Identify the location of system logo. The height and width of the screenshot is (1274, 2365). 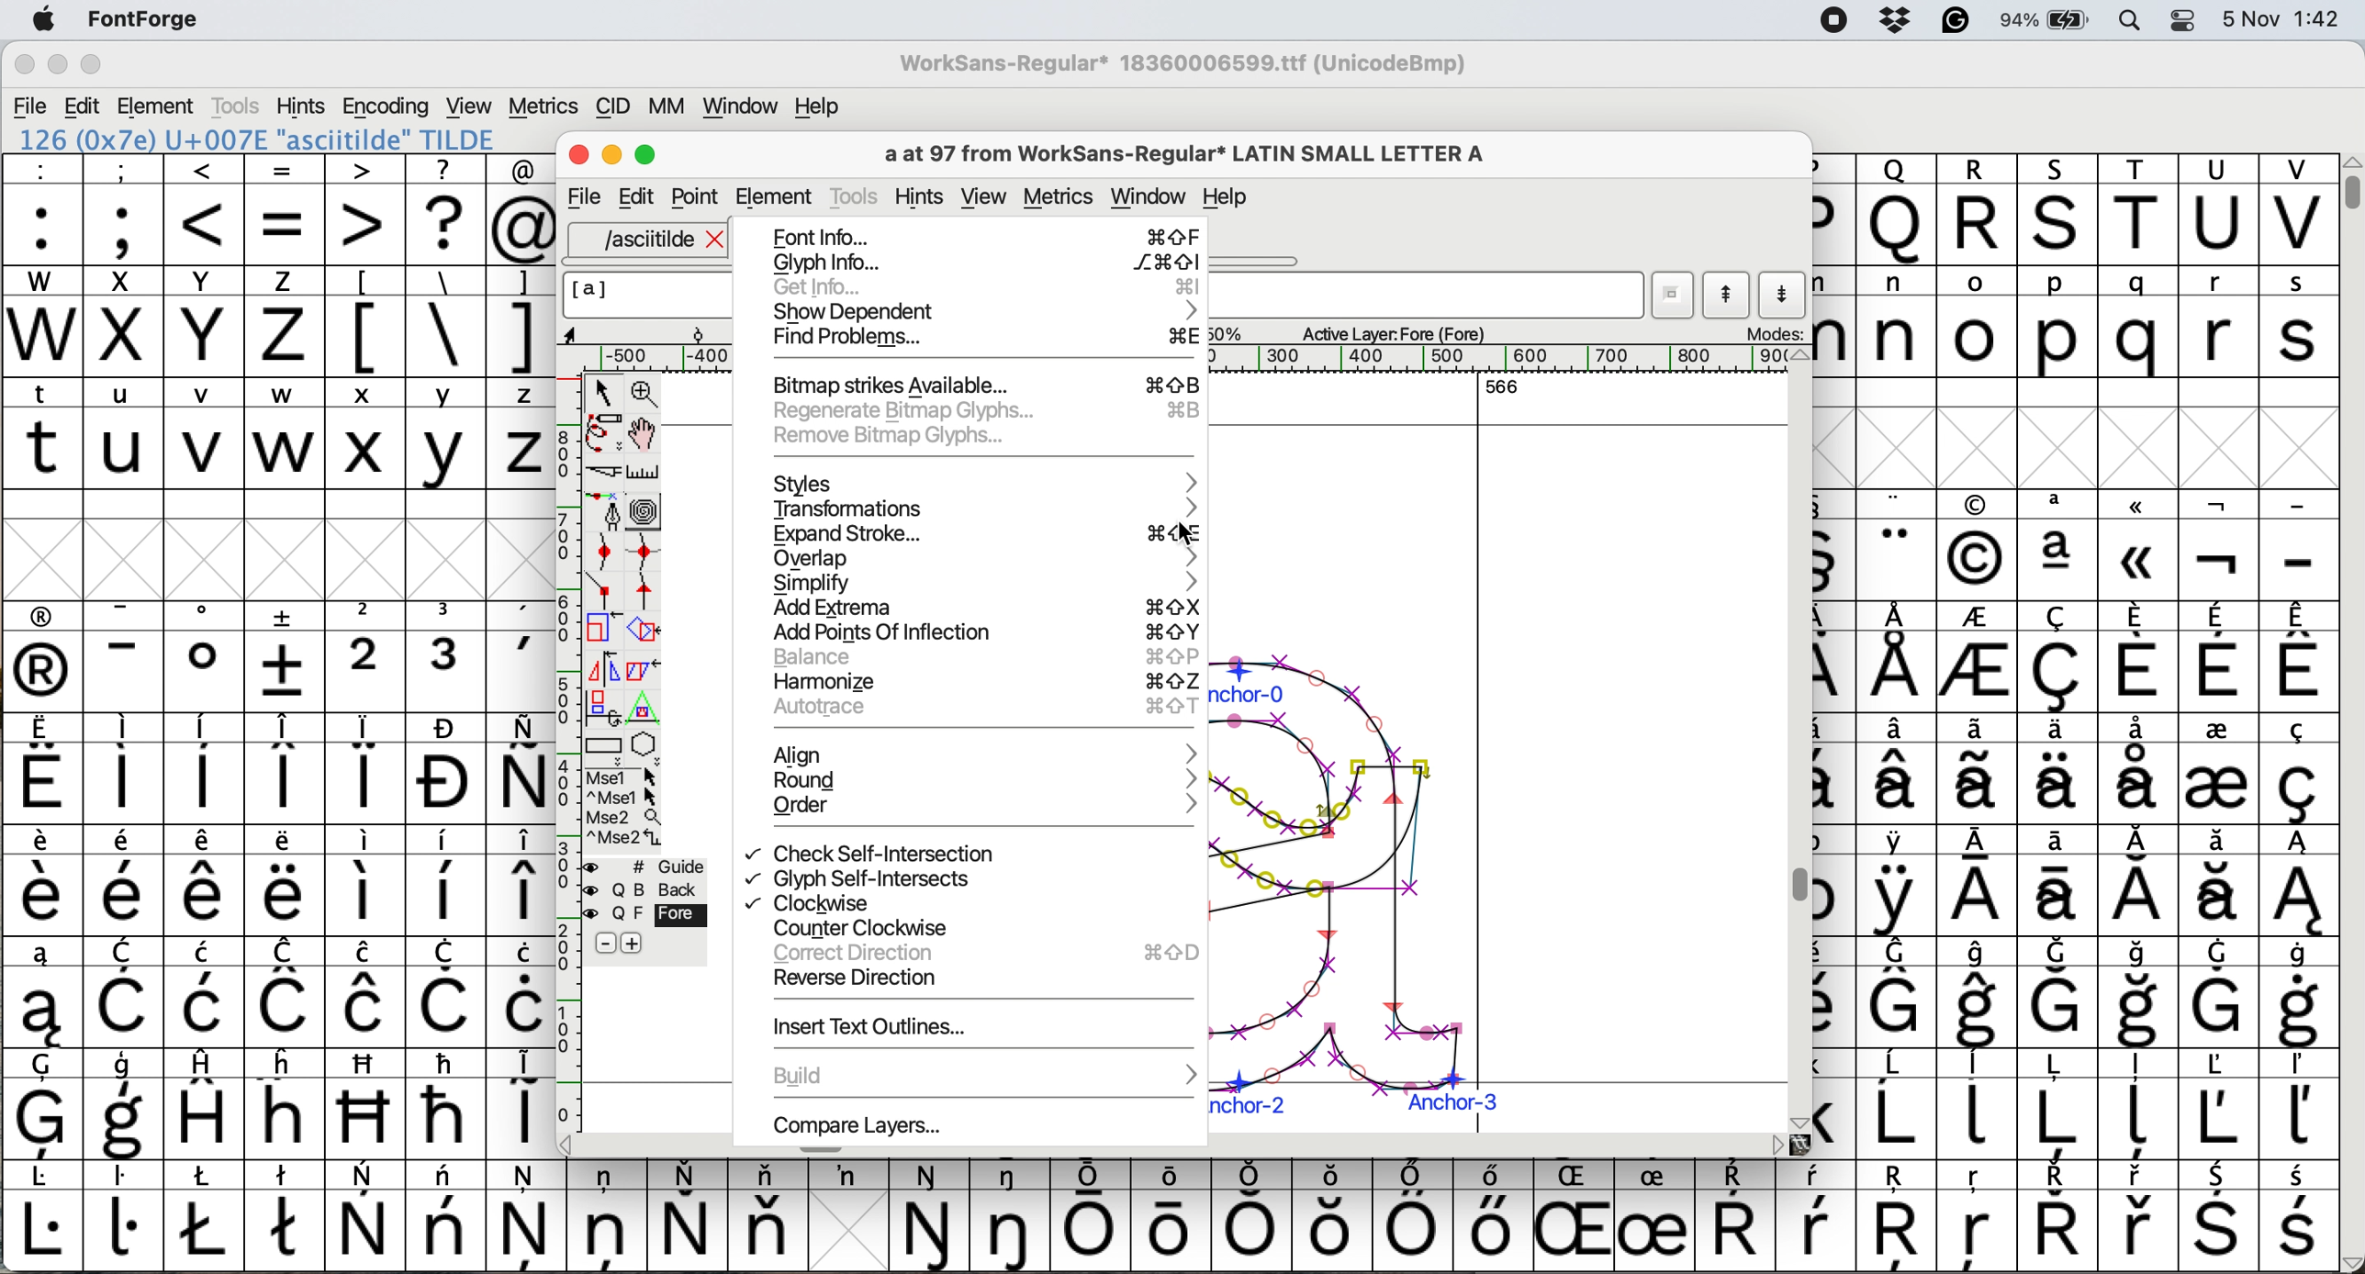
(43, 21).